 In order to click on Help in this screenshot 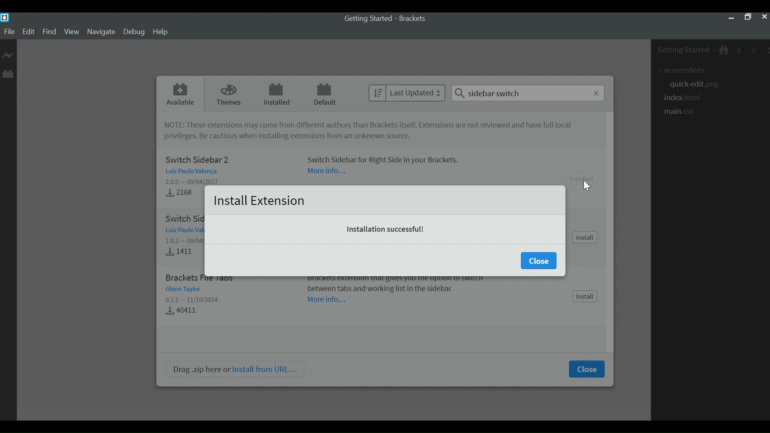, I will do `click(161, 32)`.